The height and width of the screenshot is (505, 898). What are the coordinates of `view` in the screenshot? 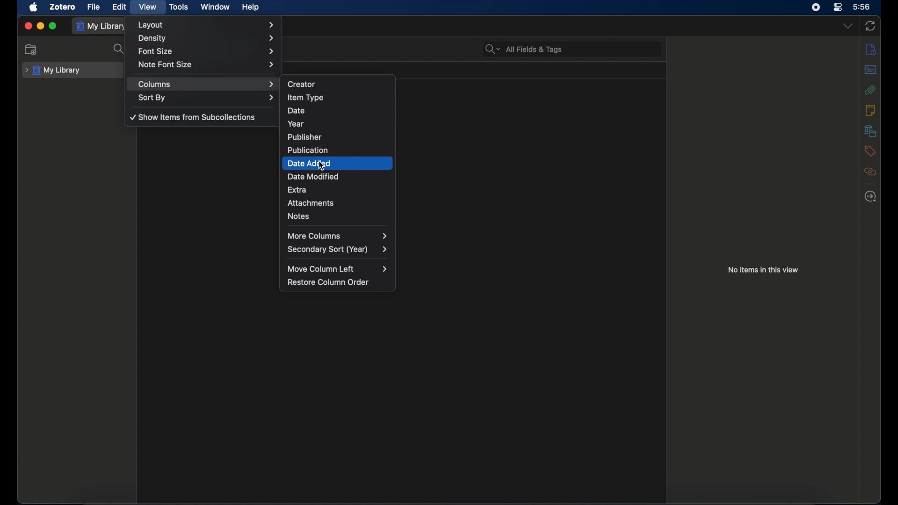 It's located at (148, 7).